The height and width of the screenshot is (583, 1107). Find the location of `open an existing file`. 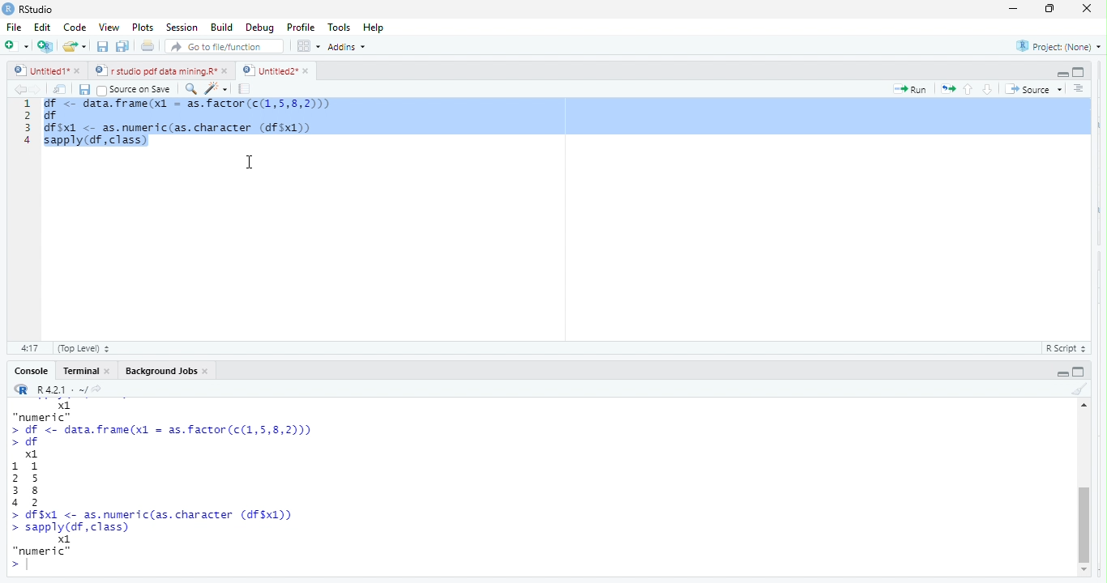

open an existing file is located at coordinates (75, 46).